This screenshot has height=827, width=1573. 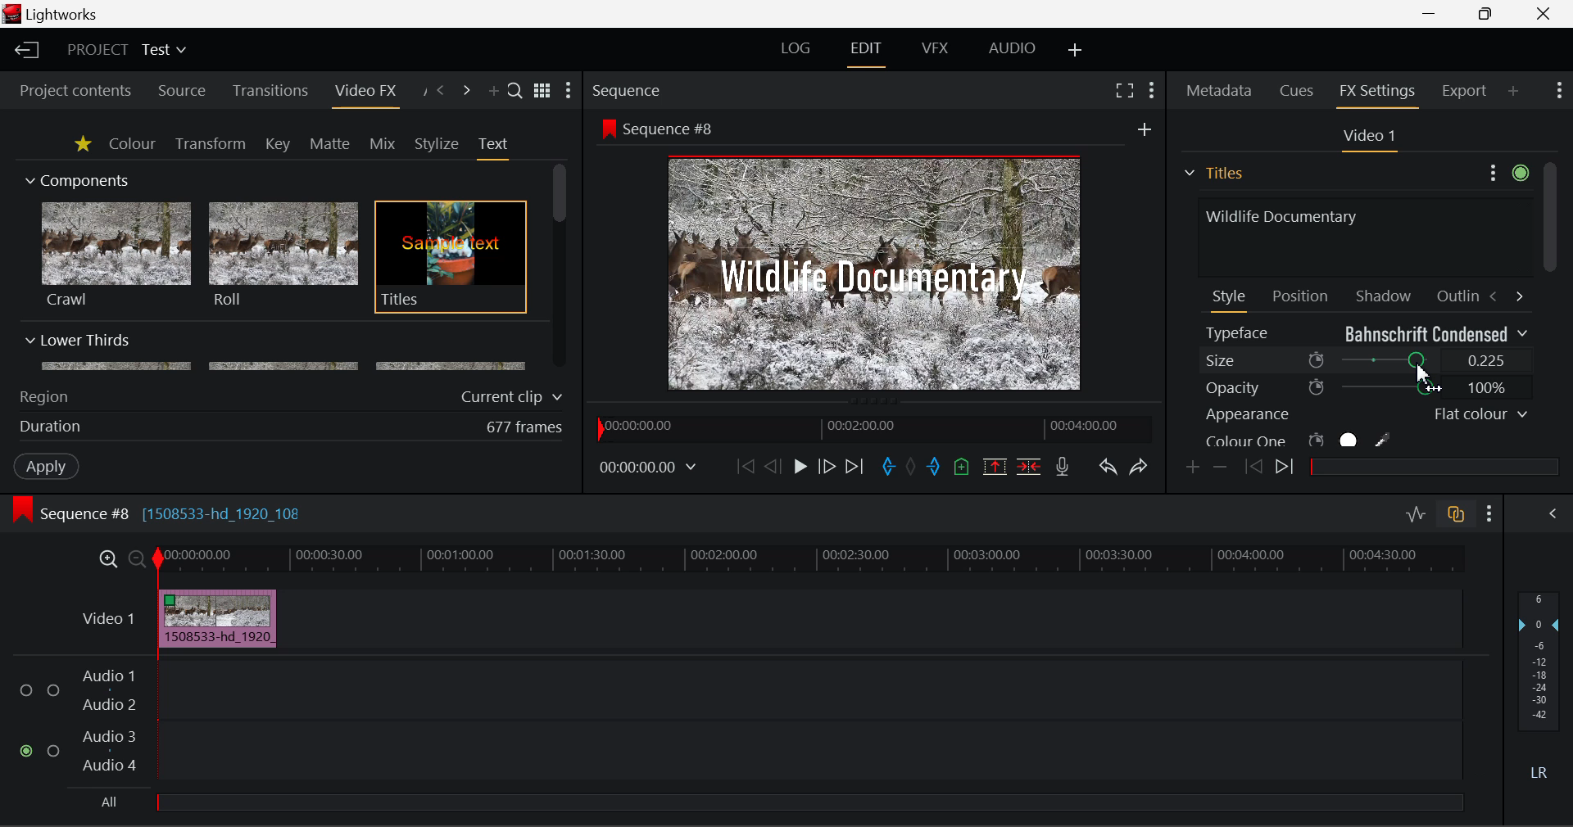 I want to click on DRAG_TO Cursor Position, so click(x=1422, y=362).